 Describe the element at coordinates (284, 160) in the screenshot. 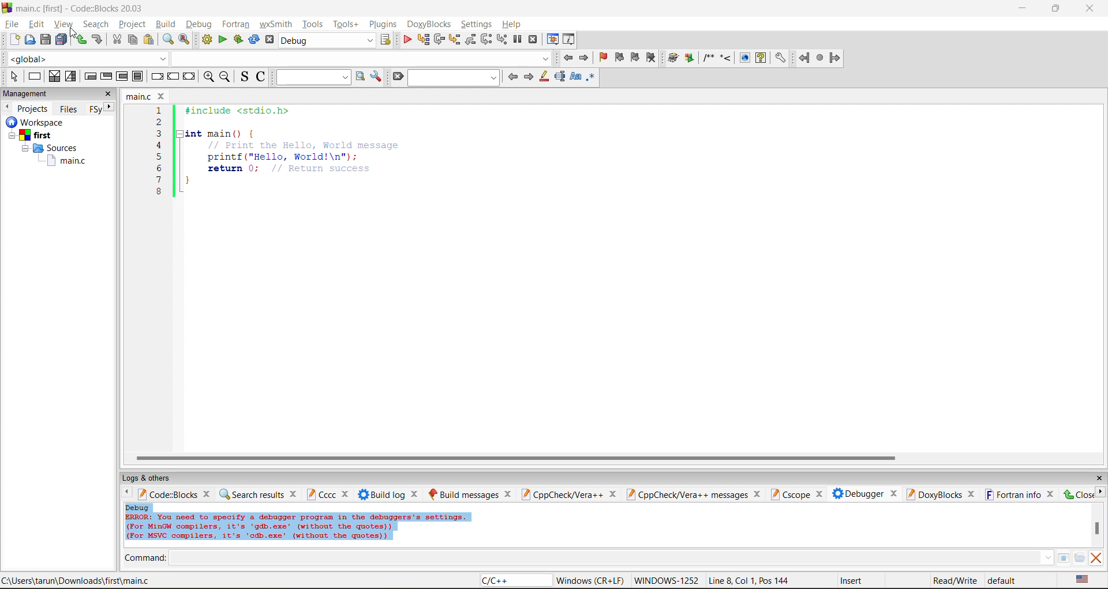

I see `1 #include <stdio.h>

2

3 int main() {

4 // Print the He >, World message
a printf ("Hello, World!\n");

[3 return 0; // Return success

7 }

8` at that location.